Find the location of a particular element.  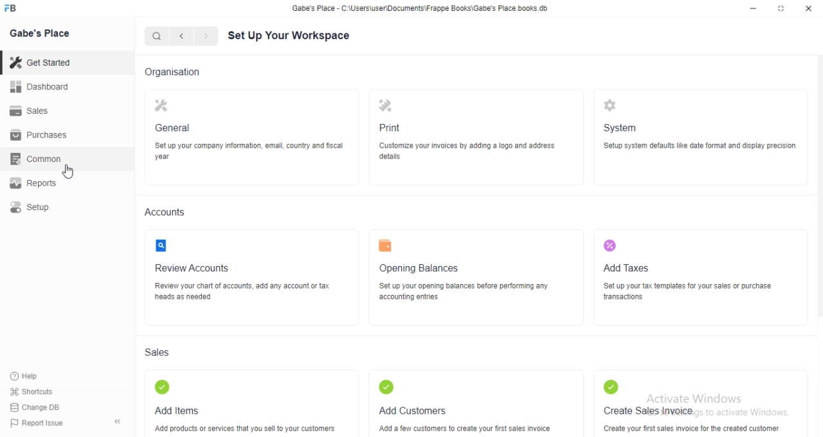

Review your chart of accounts, add any account or tax
oats as nested is located at coordinates (240, 290).